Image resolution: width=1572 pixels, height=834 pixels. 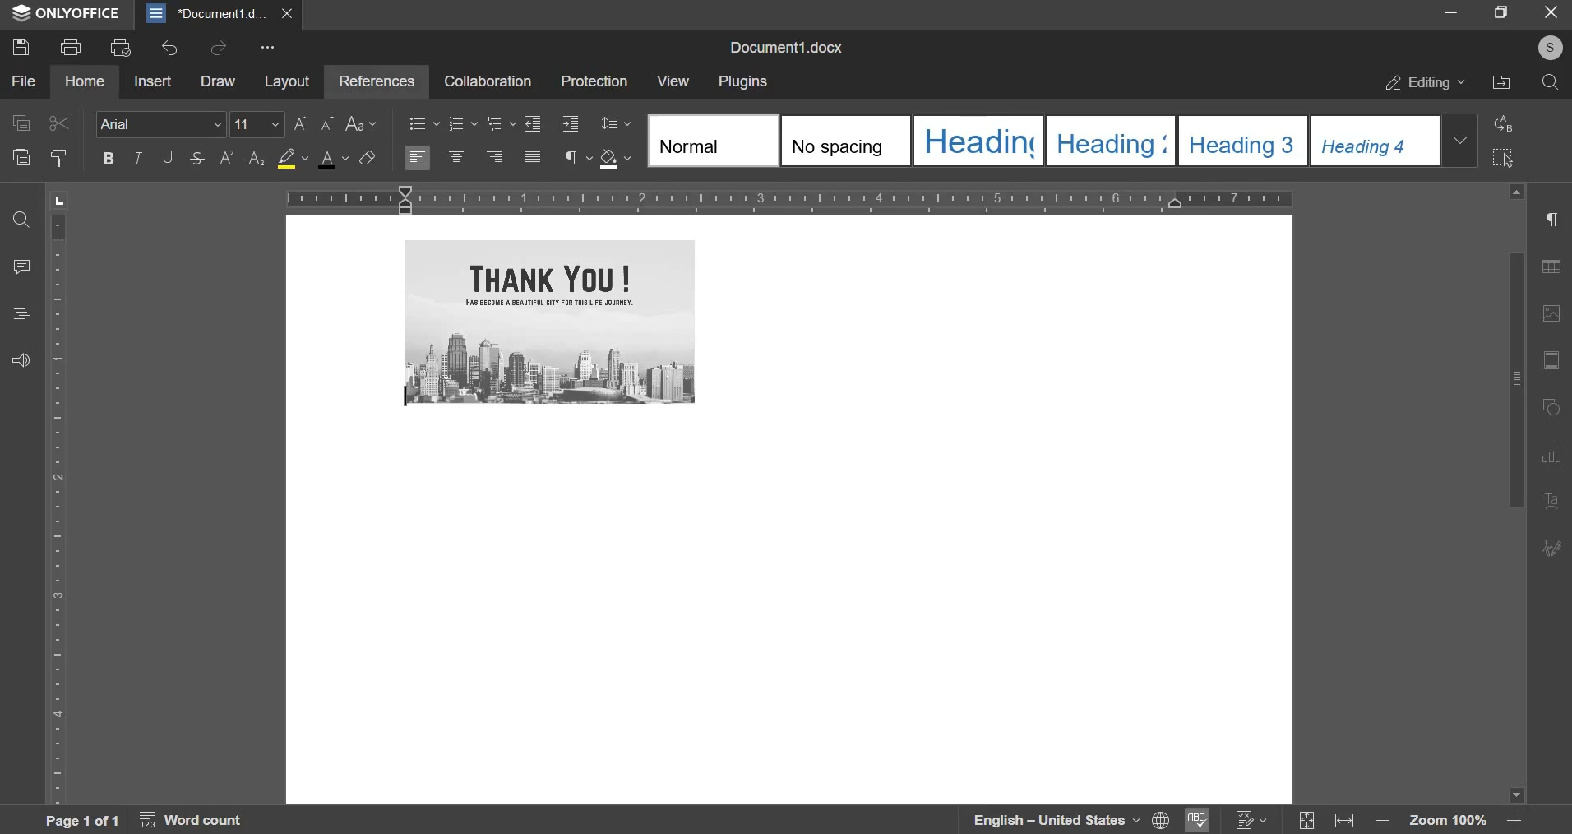 I want to click on Heading Dropdown Menu, so click(x=1460, y=140).